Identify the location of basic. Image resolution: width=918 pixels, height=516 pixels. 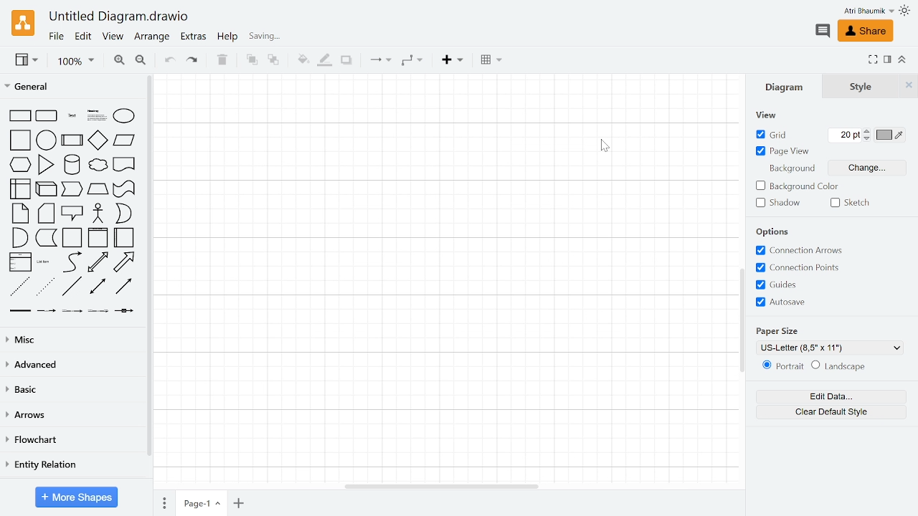
(72, 389).